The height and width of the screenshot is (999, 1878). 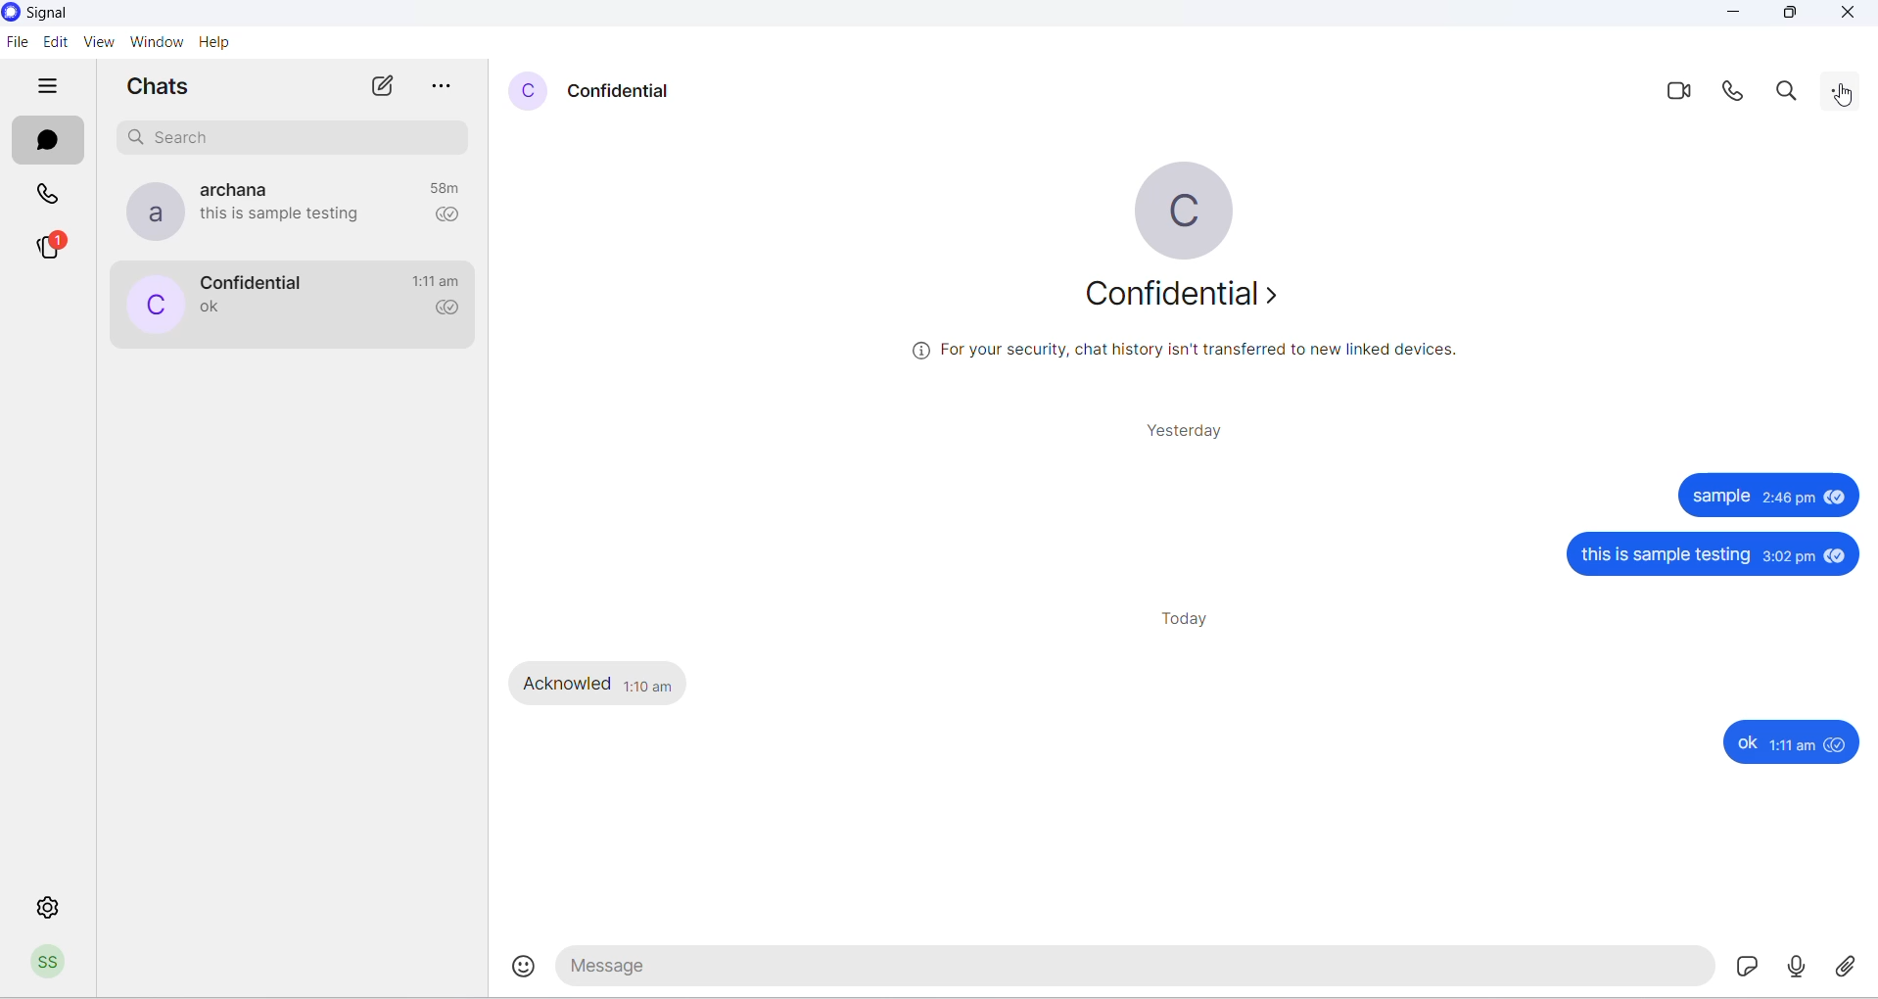 What do you see at coordinates (1183, 351) in the screenshot?
I see `For your security, chat history isn't transferred to new linked devices.` at bounding box center [1183, 351].